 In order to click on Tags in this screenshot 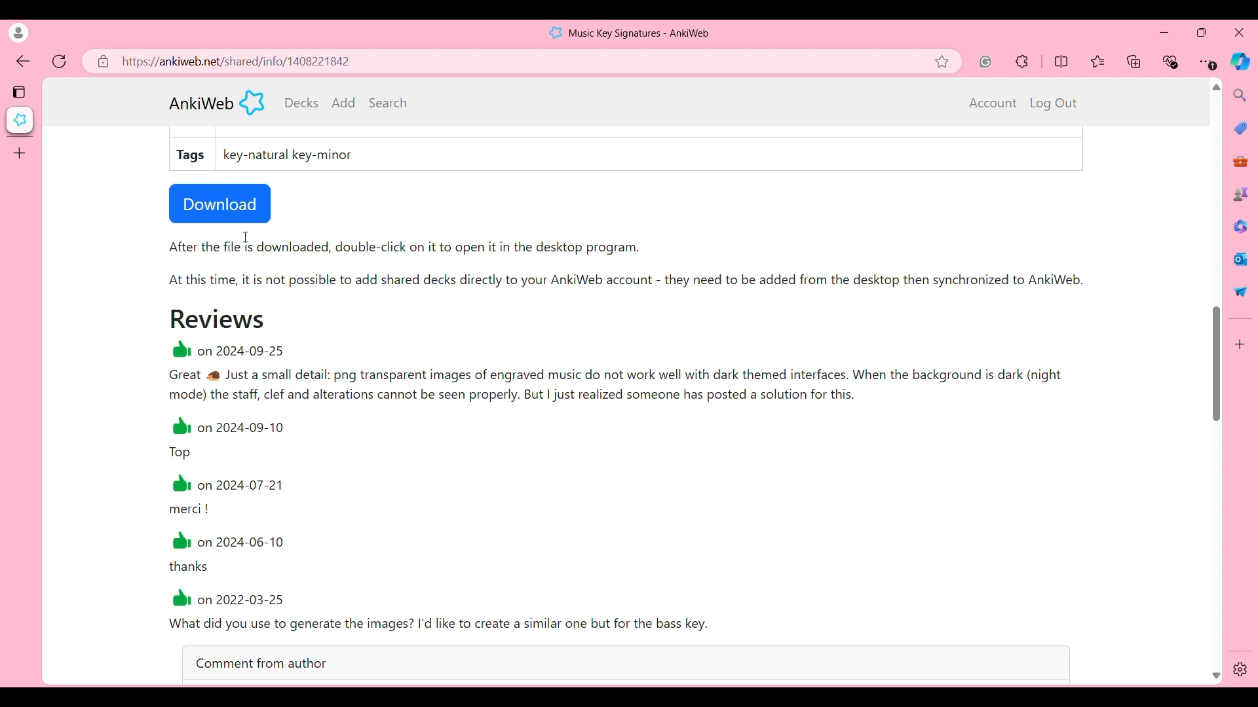, I will do `click(192, 155)`.